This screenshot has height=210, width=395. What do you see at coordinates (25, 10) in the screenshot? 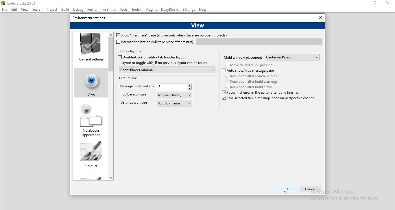
I see `View` at bounding box center [25, 10].